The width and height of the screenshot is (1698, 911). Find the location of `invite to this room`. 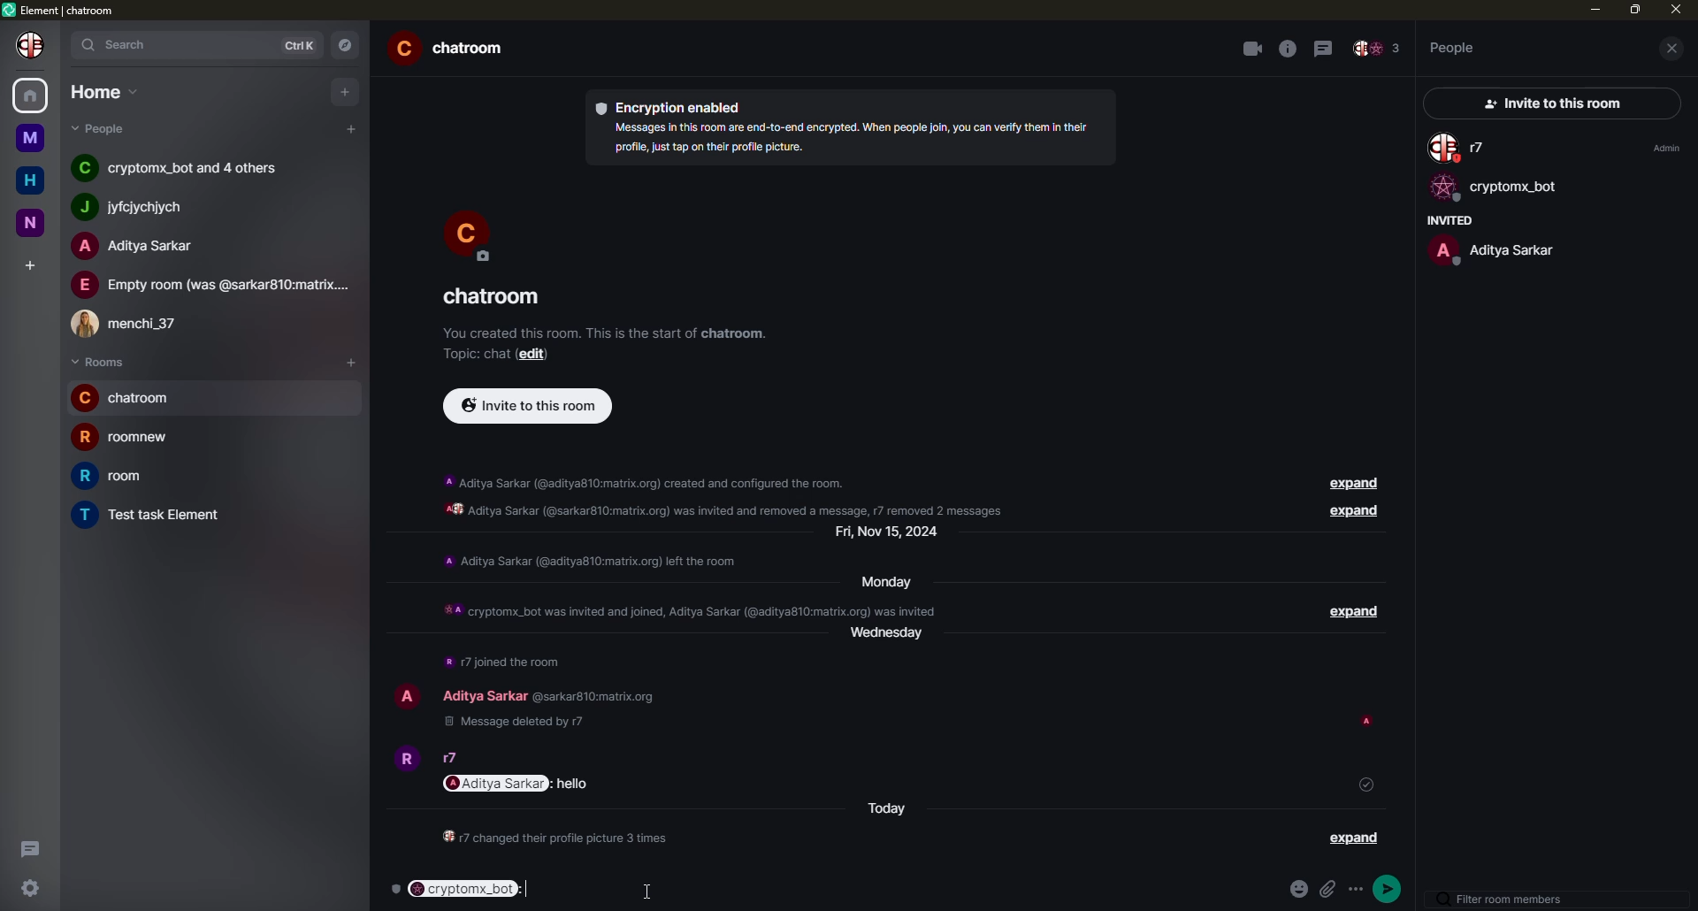

invite to this room is located at coordinates (528, 404).